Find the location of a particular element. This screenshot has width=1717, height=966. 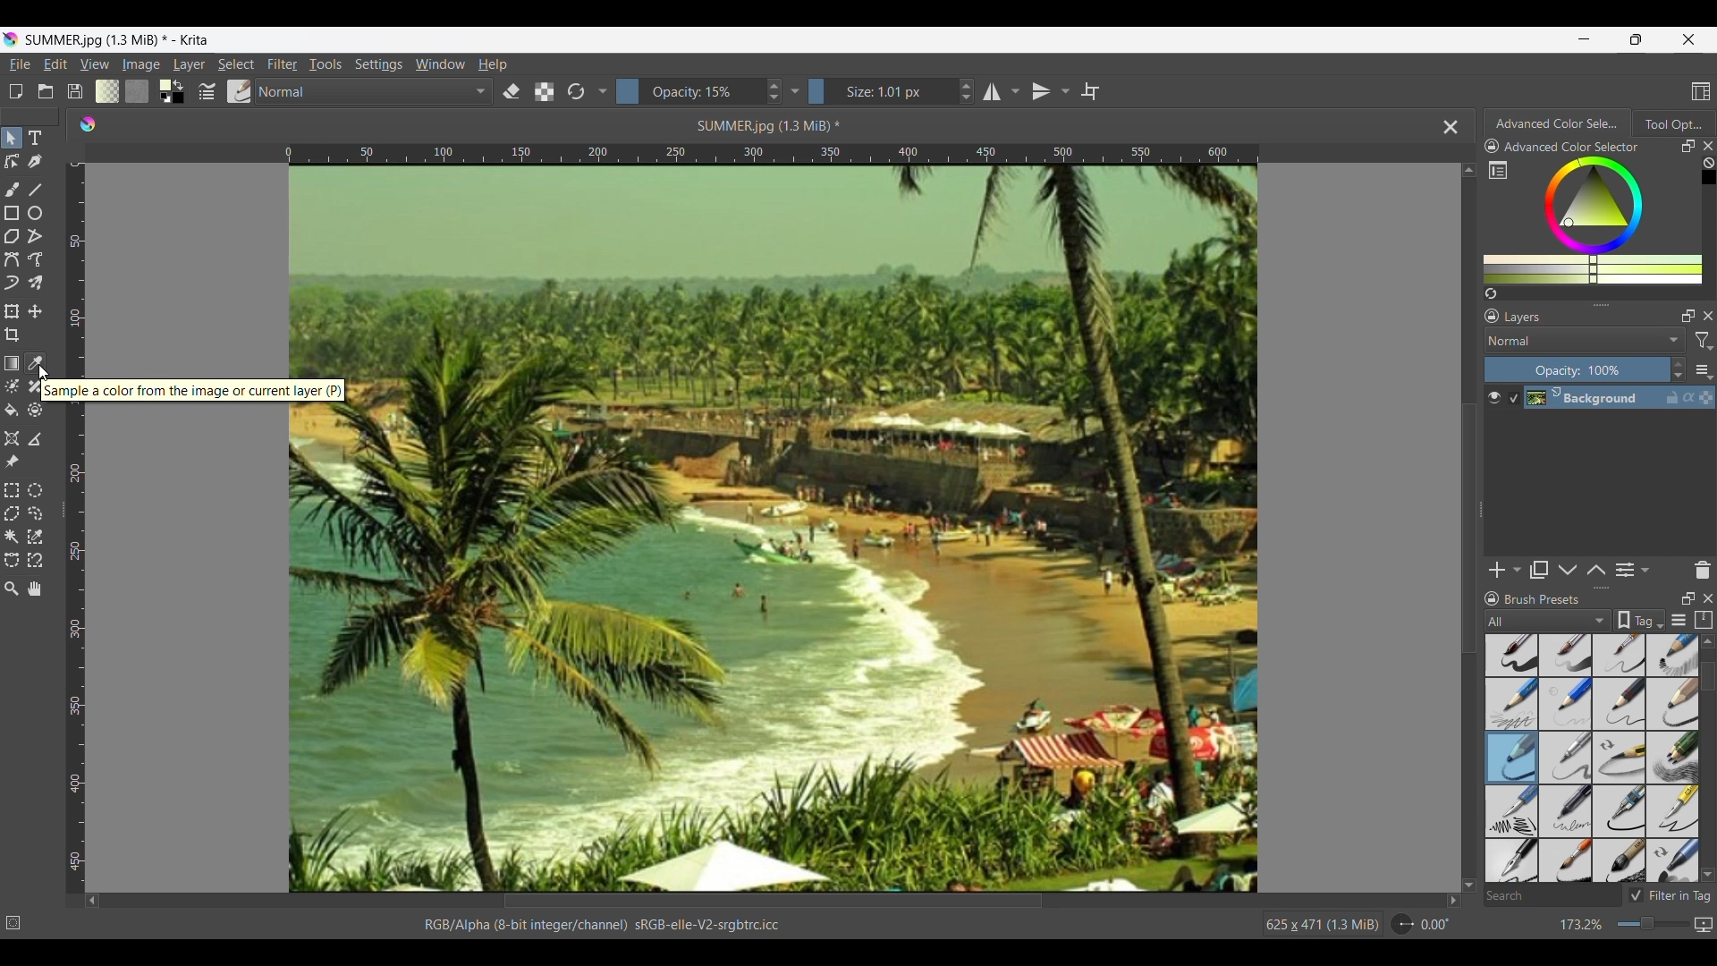

Quick slide to top is located at coordinates (1707, 641).